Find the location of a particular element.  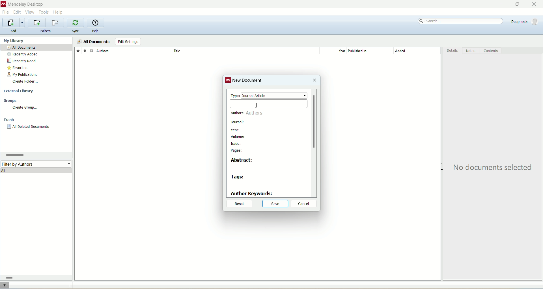

abstract is located at coordinates (244, 160).